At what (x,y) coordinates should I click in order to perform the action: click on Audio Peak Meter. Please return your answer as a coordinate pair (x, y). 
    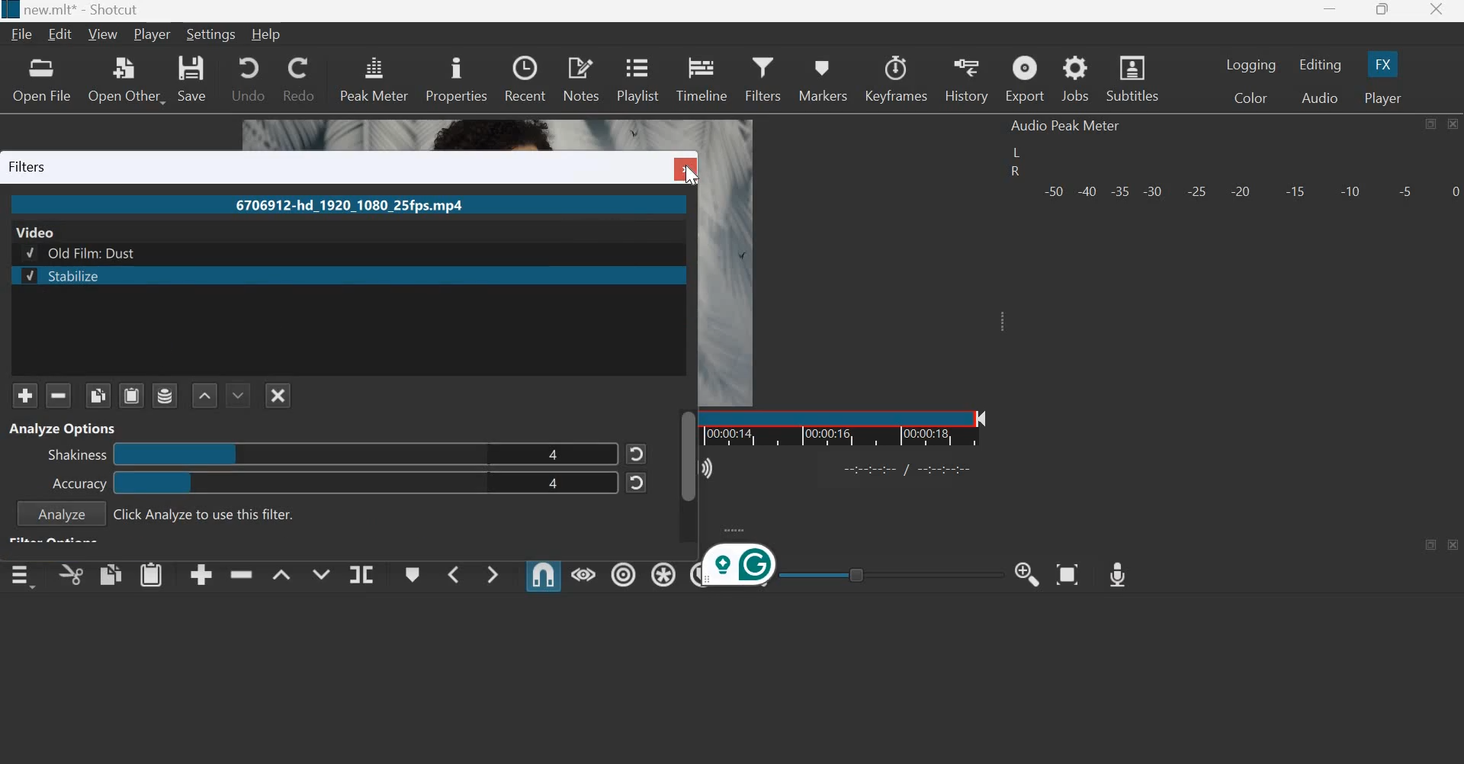
    Looking at the image, I should click on (1068, 126).